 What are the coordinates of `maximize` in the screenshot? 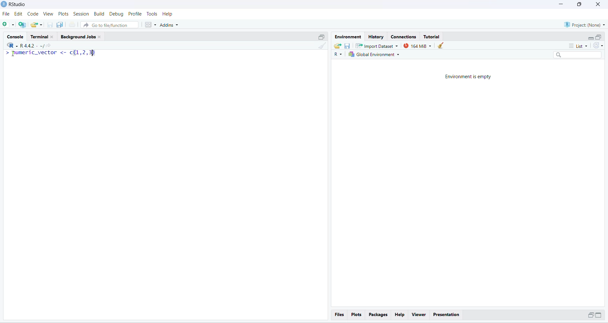 It's located at (598, 37).